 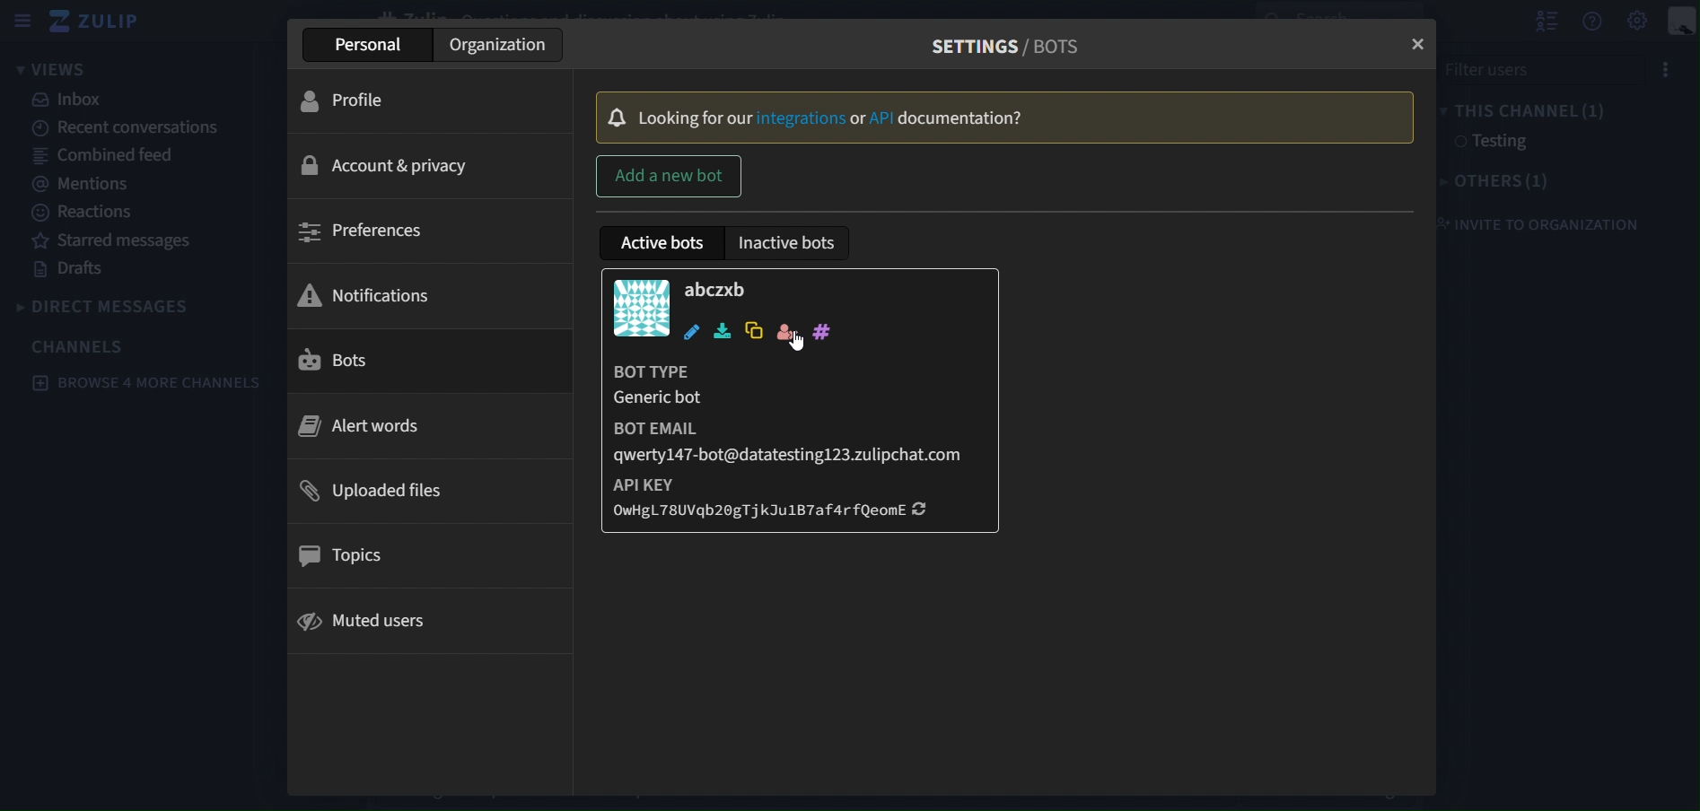 What do you see at coordinates (105, 158) in the screenshot?
I see `combined feed` at bounding box center [105, 158].